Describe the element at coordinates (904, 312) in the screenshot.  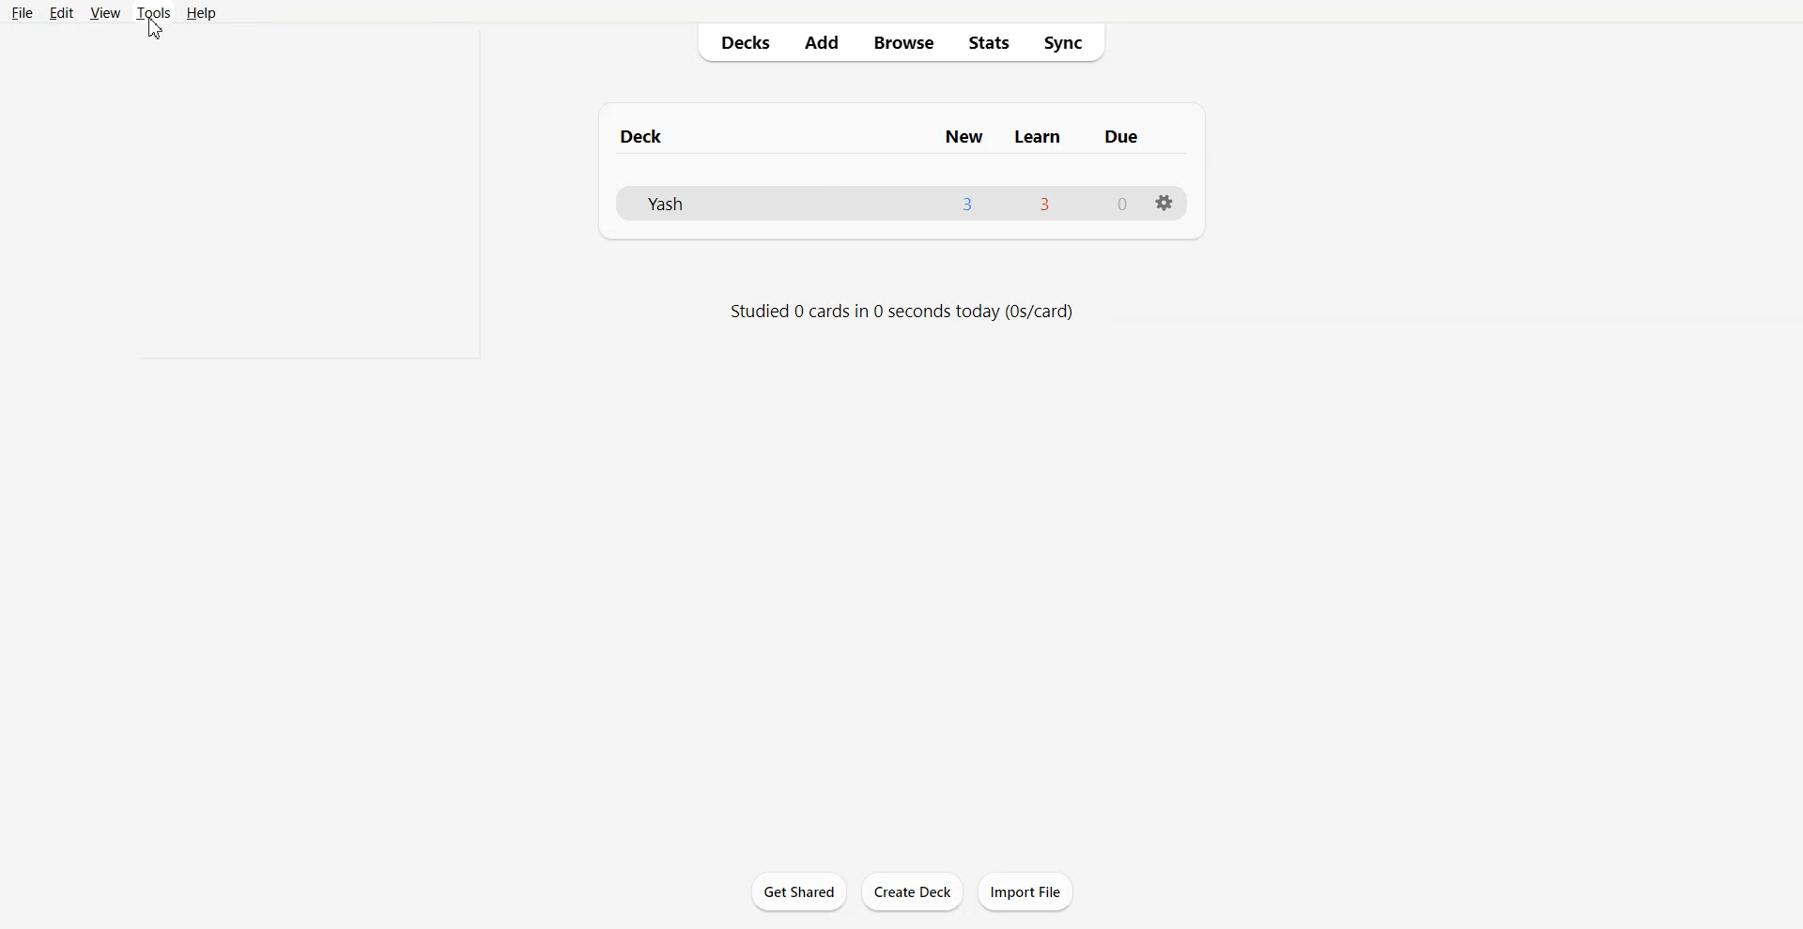
I see `Text 2` at that location.